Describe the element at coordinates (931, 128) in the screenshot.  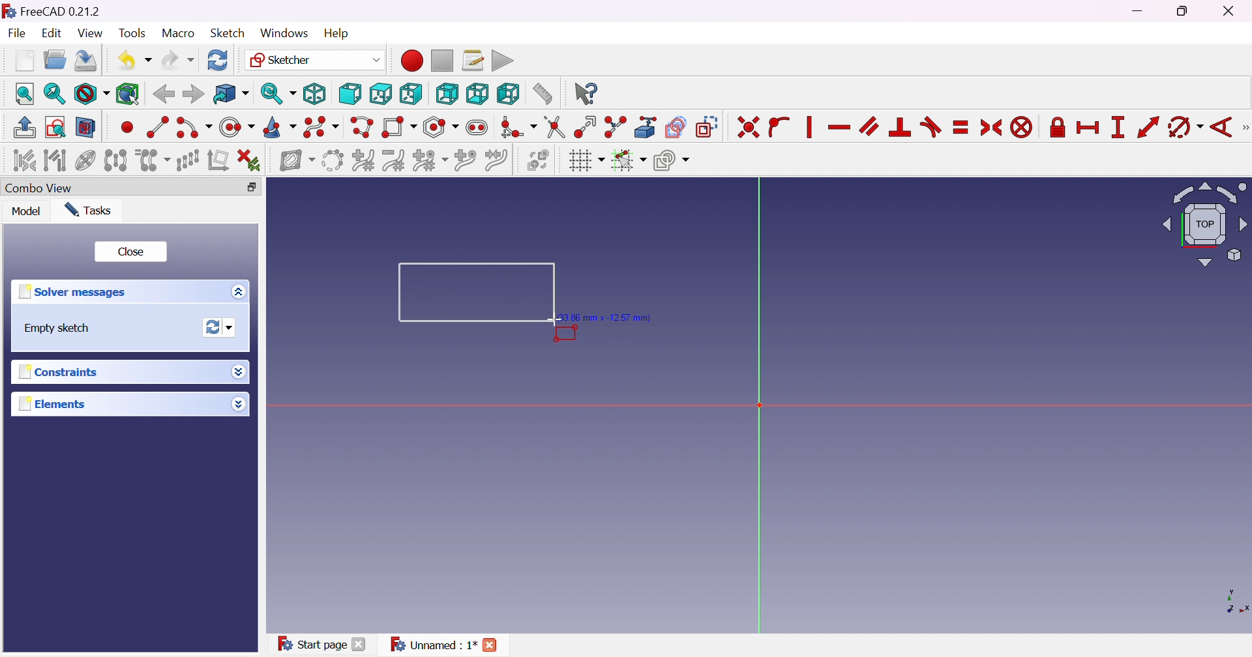
I see `Constrain tangent` at that location.